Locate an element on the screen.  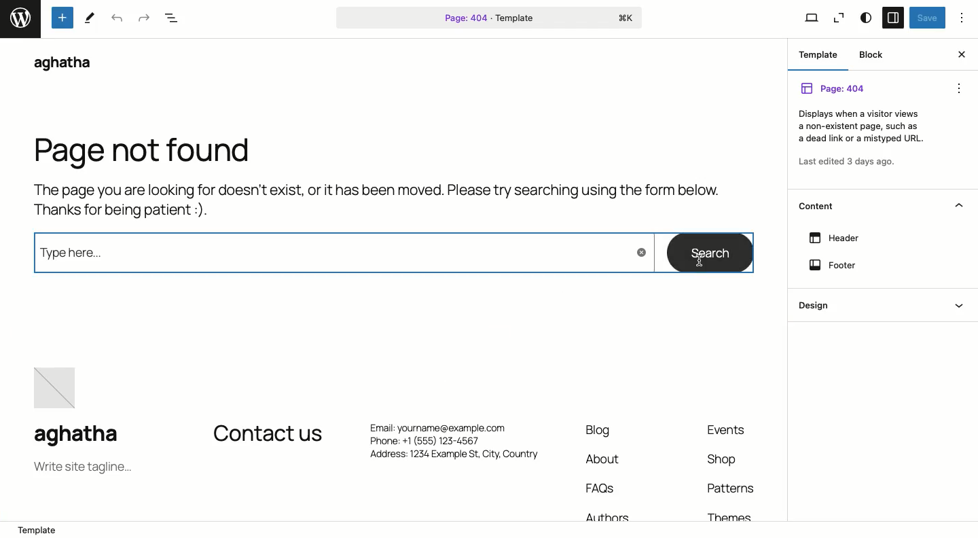
Zoom out is located at coordinates (840, 17).